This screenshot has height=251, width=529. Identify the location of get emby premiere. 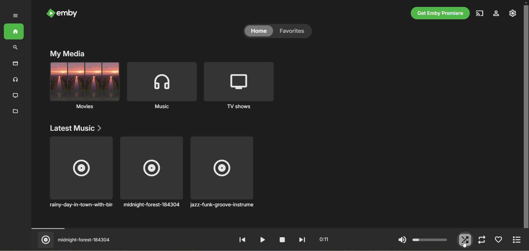
(439, 14).